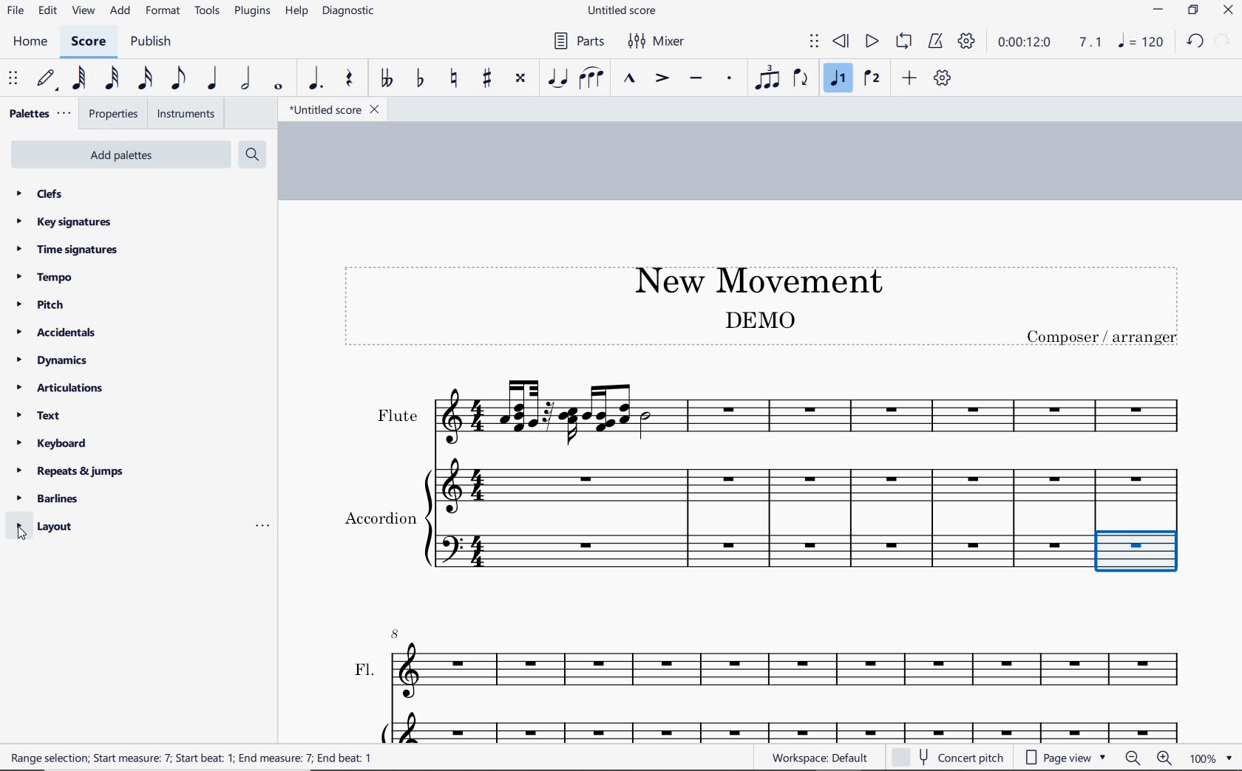 This screenshot has height=771, width=1242. I want to click on redo, so click(1224, 40).